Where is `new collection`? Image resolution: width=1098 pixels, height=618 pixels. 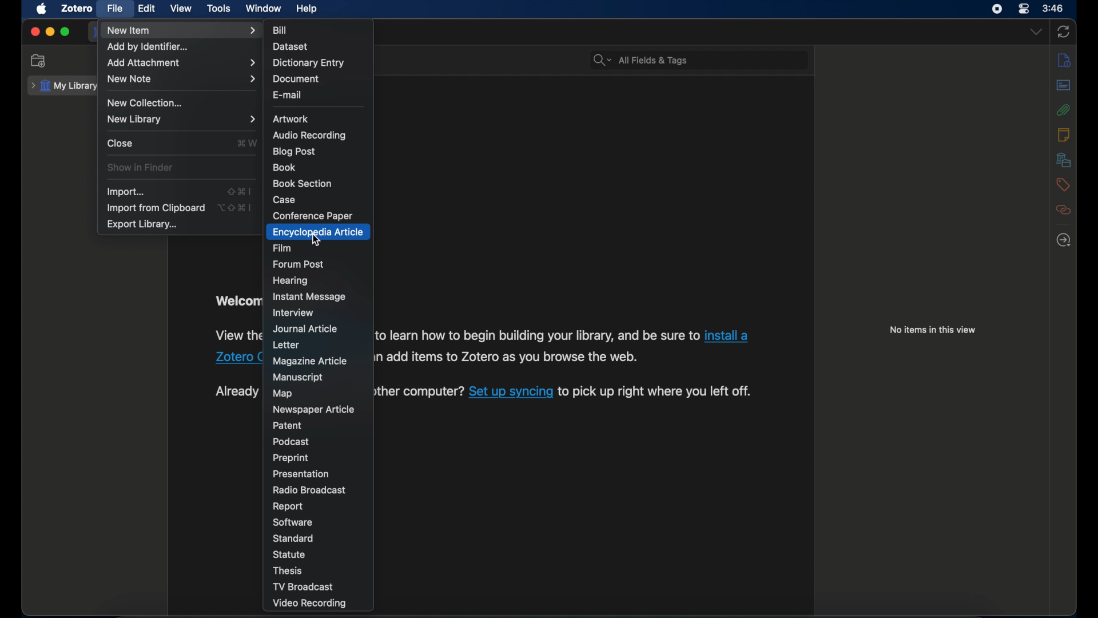
new collection is located at coordinates (147, 102).